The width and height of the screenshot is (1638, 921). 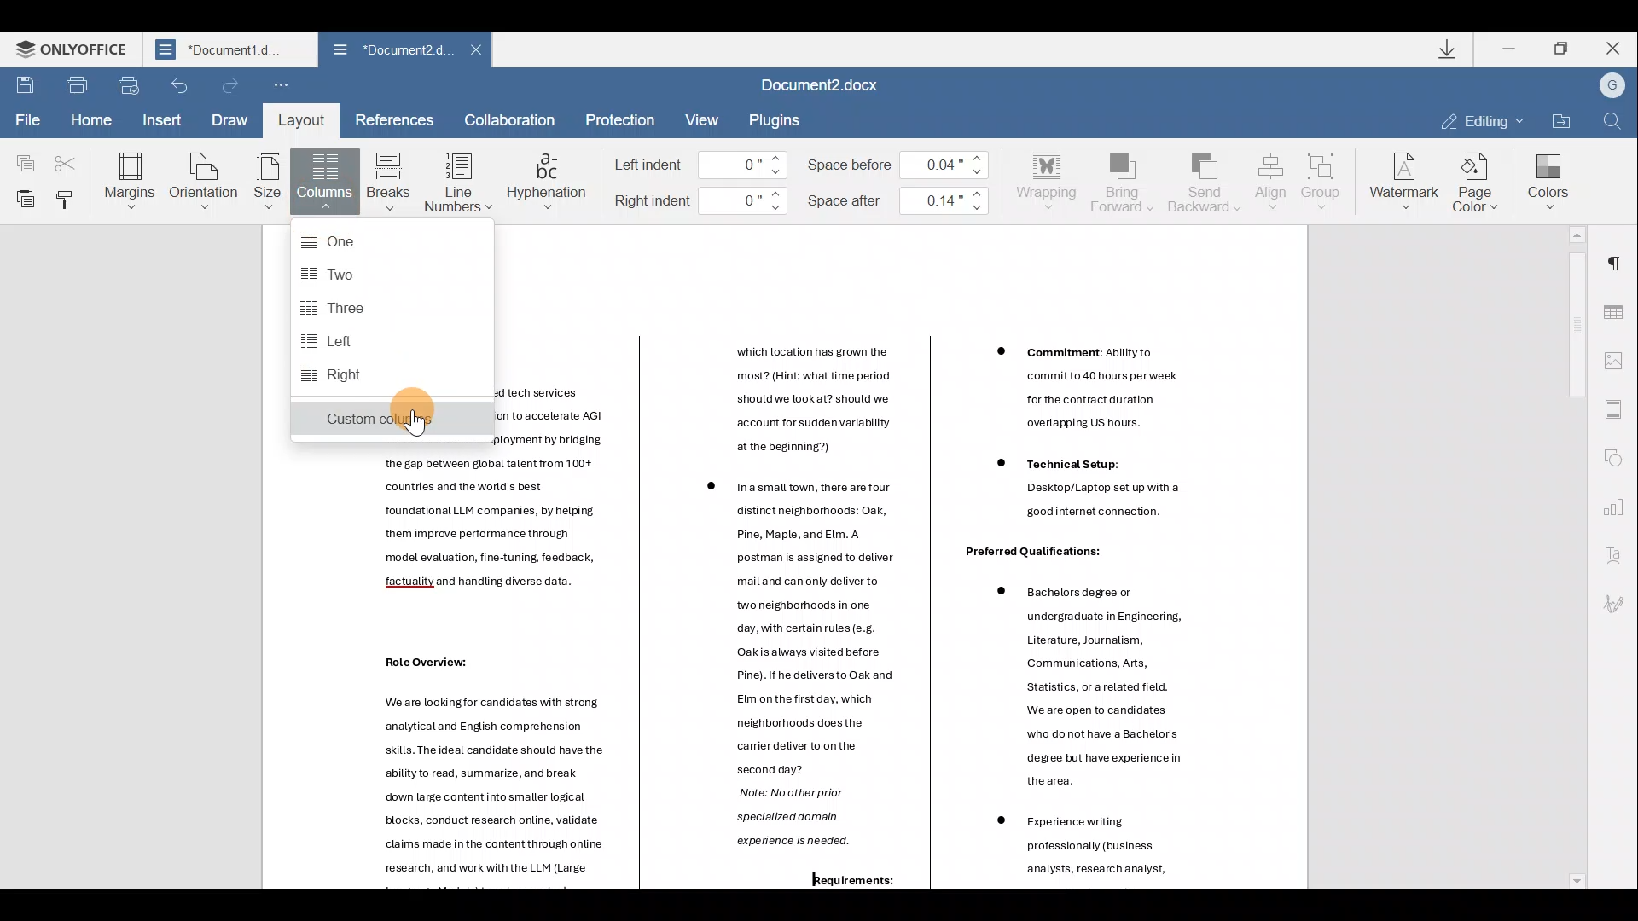 What do you see at coordinates (510, 119) in the screenshot?
I see `Collaboration` at bounding box center [510, 119].